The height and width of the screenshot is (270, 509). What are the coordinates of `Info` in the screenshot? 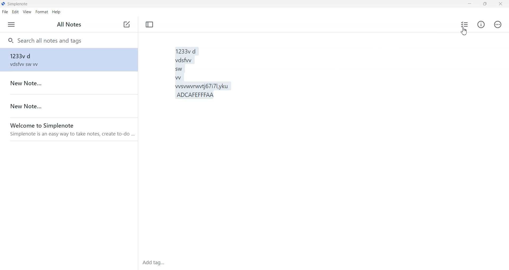 It's located at (481, 25).